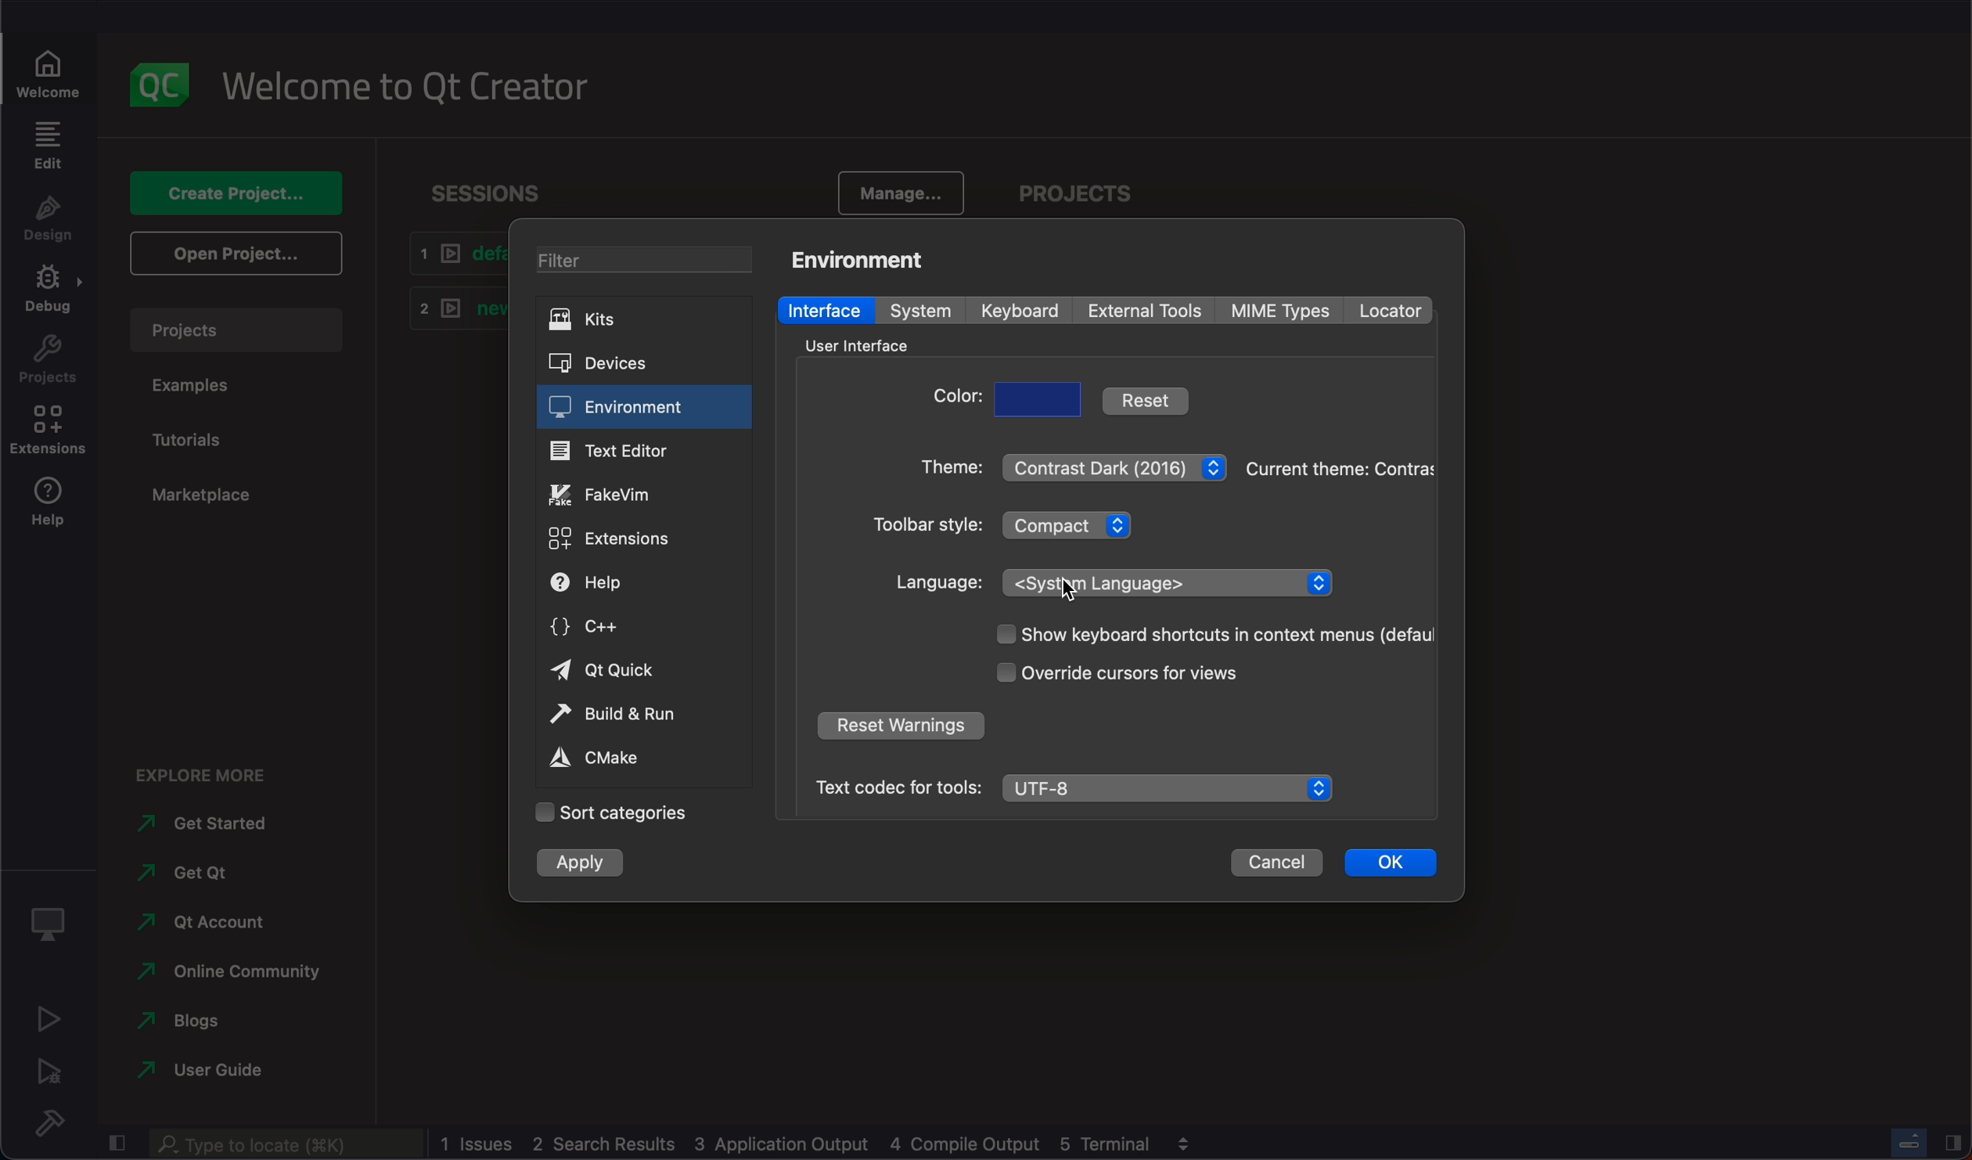  Describe the element at coordinates (929, 524) in the screenshot. I see `style` at that location.